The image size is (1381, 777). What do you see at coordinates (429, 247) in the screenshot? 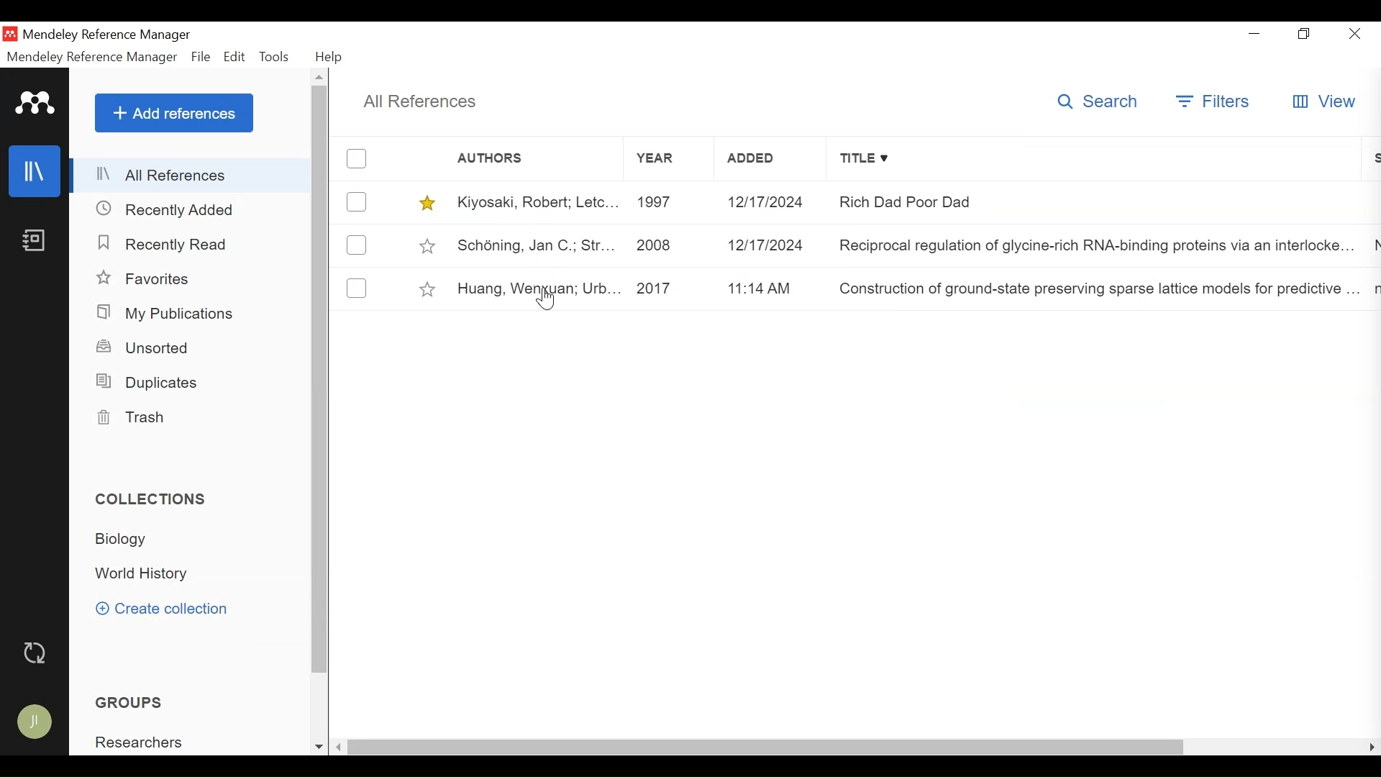
I see `Toggle Favorites` at bounding box center [429, 247].